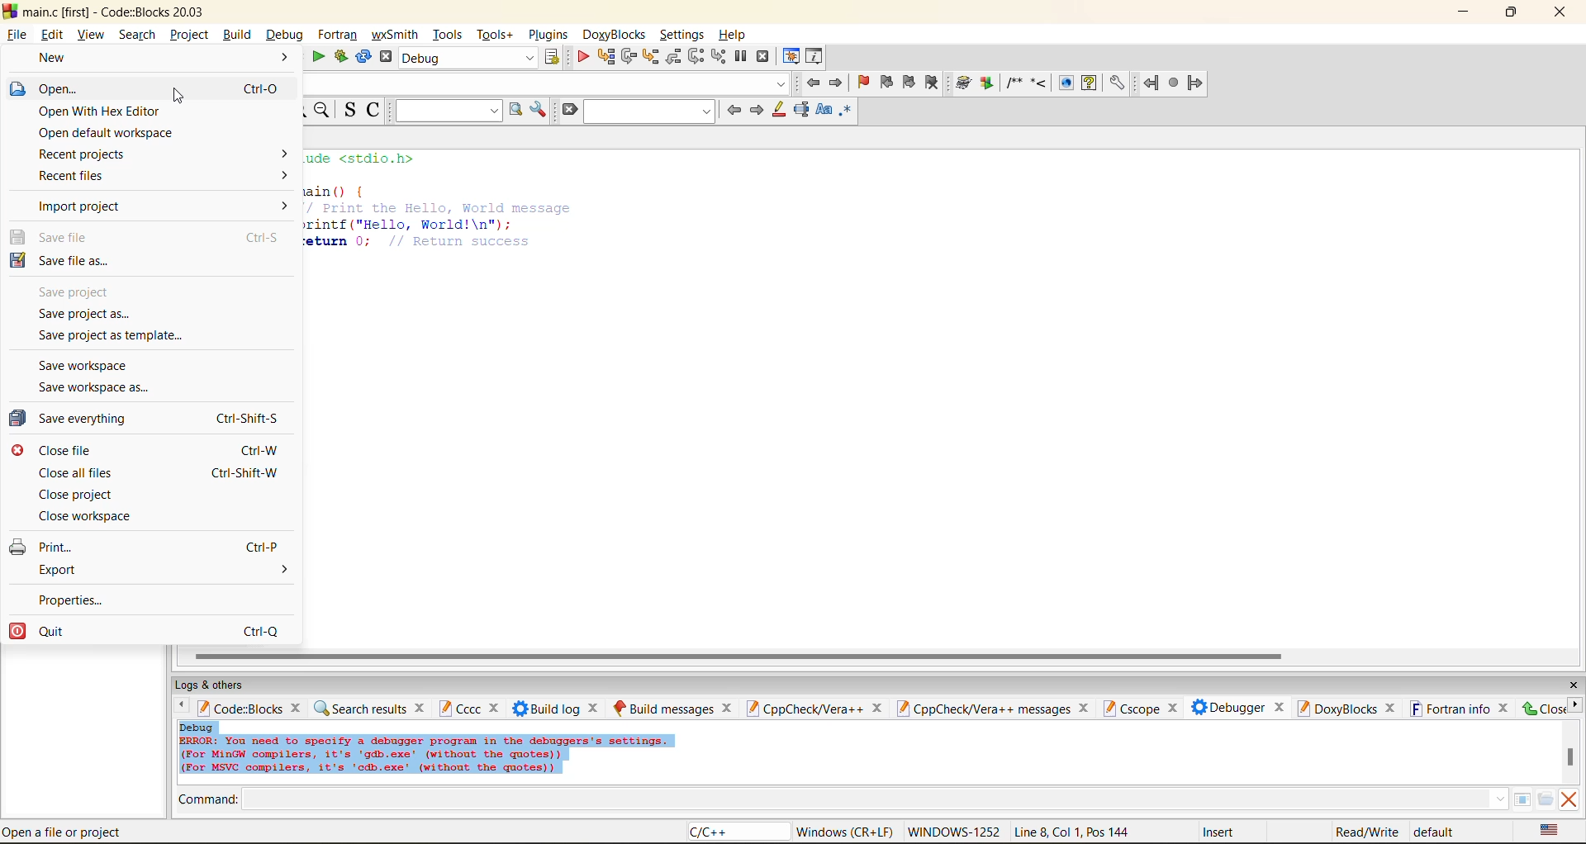  Describe the element at coordinates (740, 57) in the screenshot. I see `break debugger` at that location.